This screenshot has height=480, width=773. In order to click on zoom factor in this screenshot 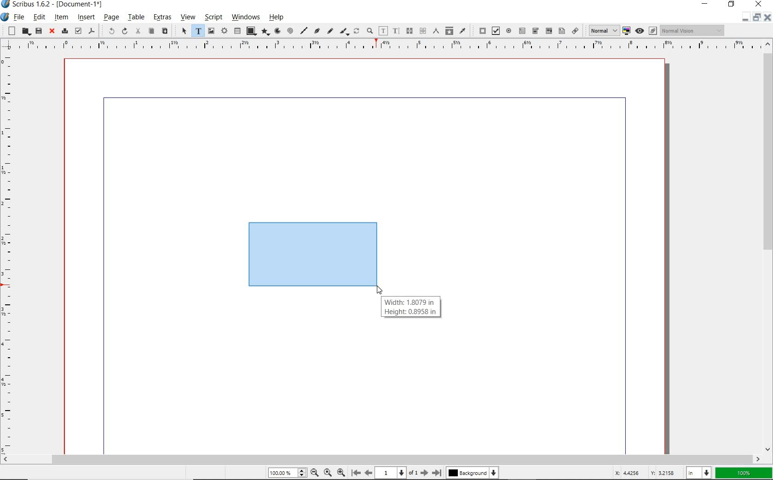, I will do `click(744, 473)`.